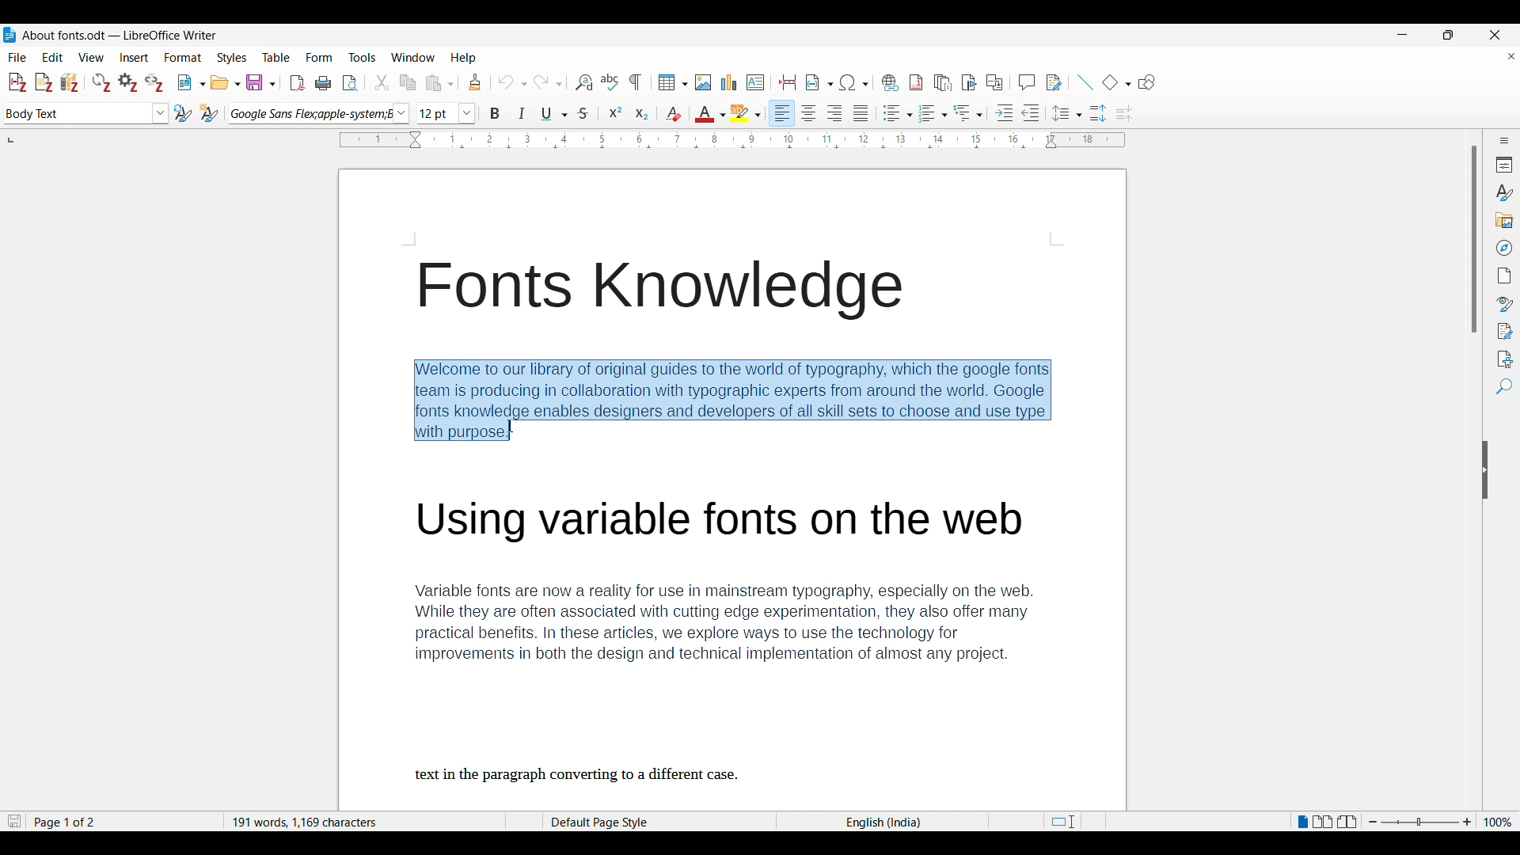 Image resolution: width=1520 pixels, height=855 pixels. Describe the element at coordinates (232, 58) in the screenshot. I see `Styles menu` at that location.